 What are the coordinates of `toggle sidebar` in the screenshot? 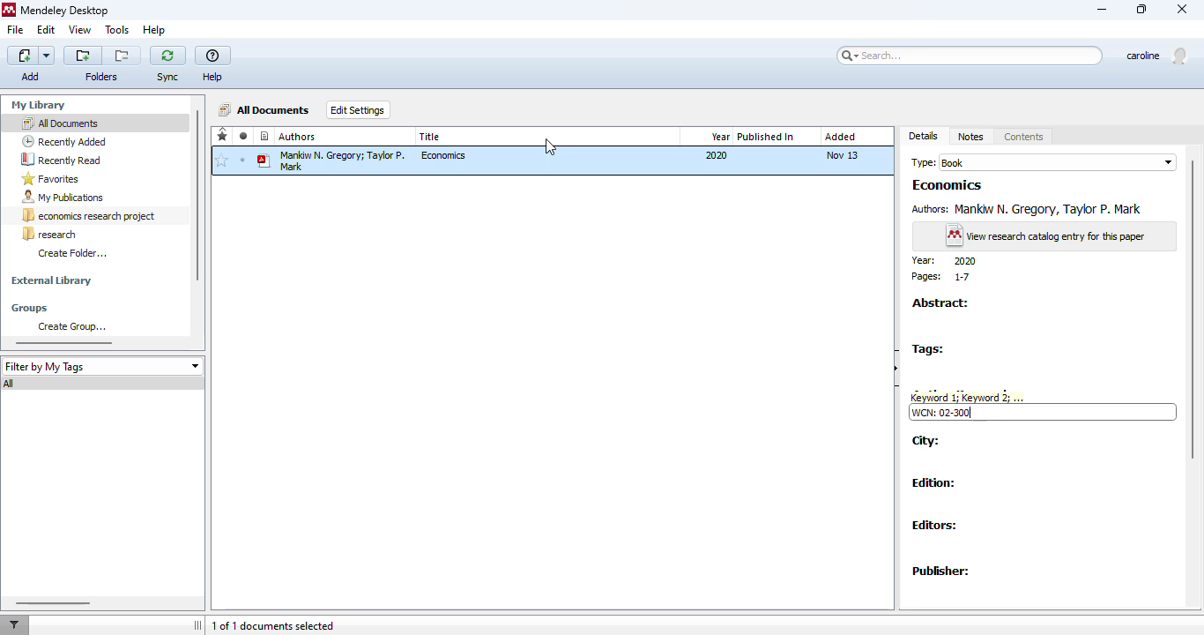 It's located at (198, 624).